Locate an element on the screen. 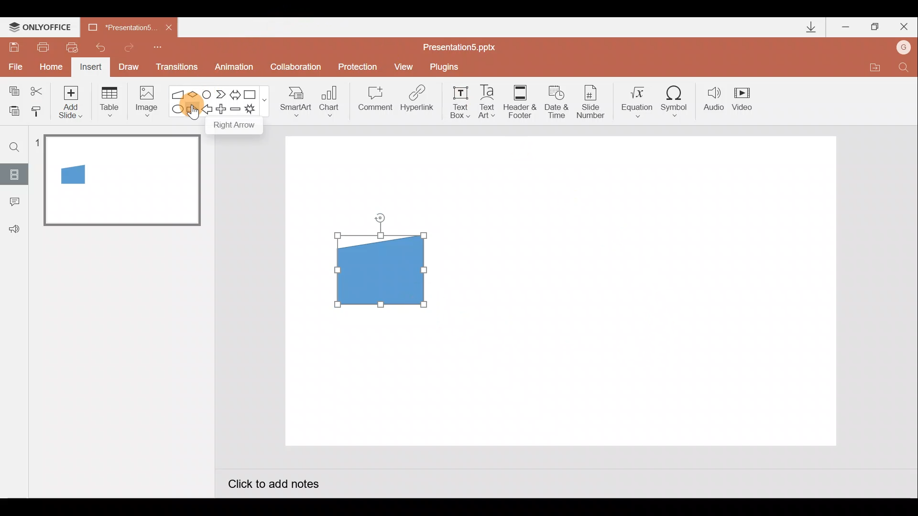  Slide pane is located at coordinates (124, 277).